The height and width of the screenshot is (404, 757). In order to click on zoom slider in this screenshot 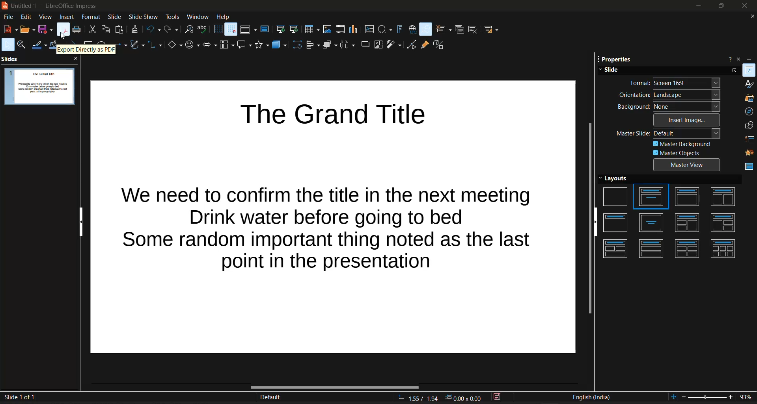, I will do `click(707, 398)`.